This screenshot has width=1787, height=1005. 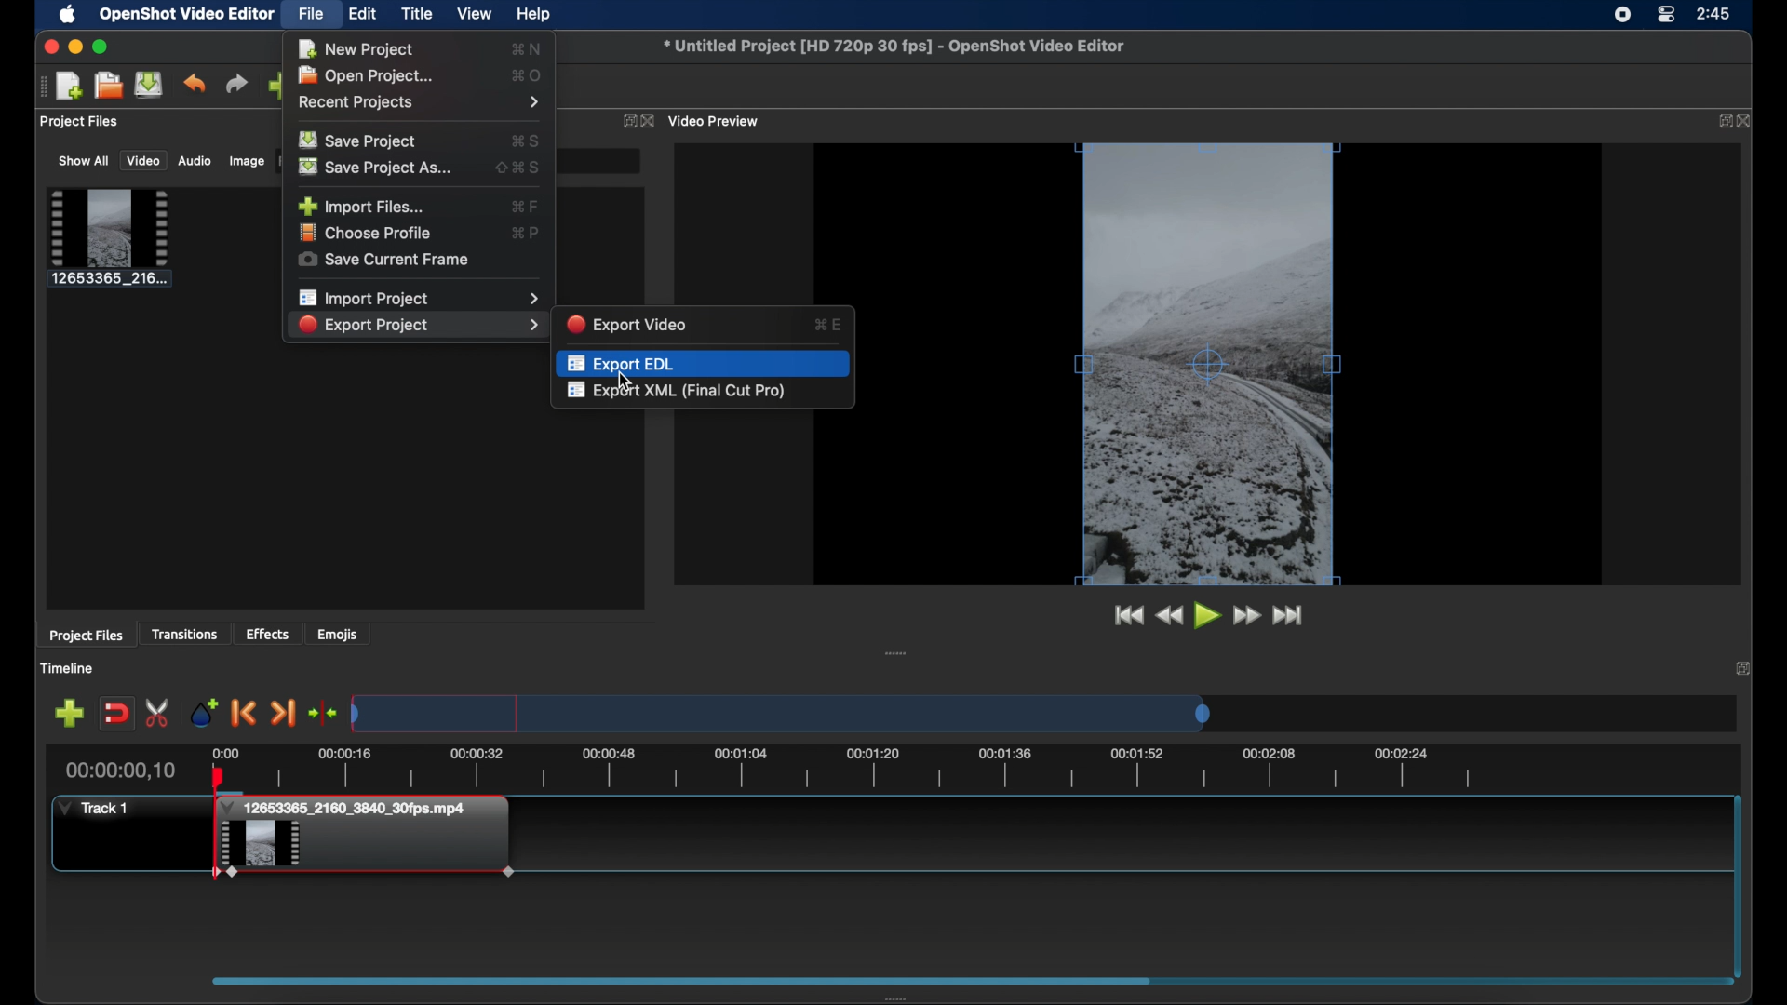 What do you see at coordinates (422, 103) in the screenshot?
I see `recent projects menu` at bounding box center [422, 103].